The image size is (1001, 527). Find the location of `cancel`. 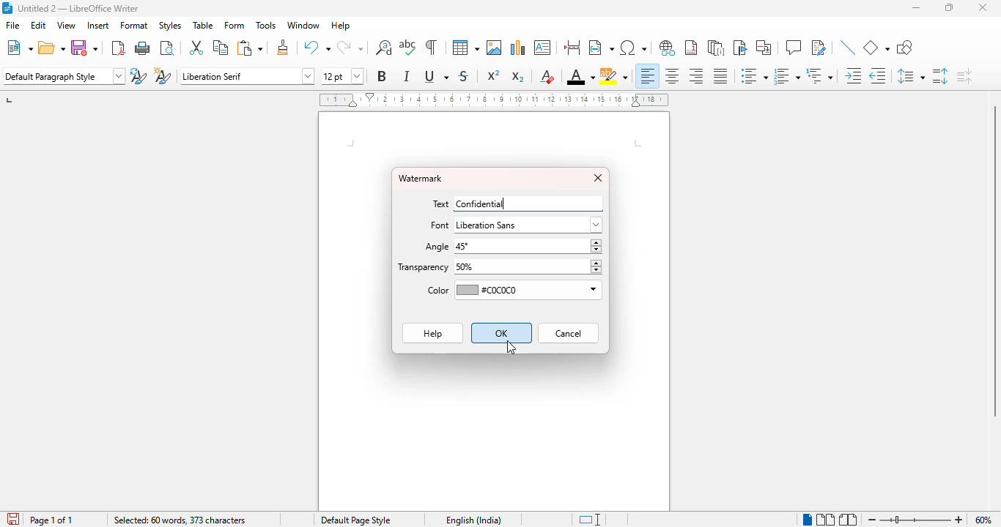

cancel is located at coordinates (569, 333).